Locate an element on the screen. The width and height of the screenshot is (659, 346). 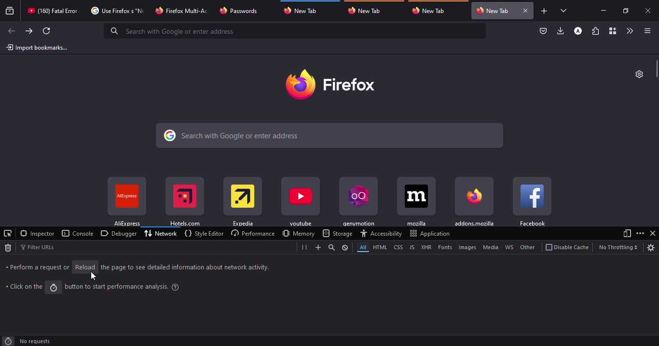
import bookmarks is located at coordinates (39, 47).